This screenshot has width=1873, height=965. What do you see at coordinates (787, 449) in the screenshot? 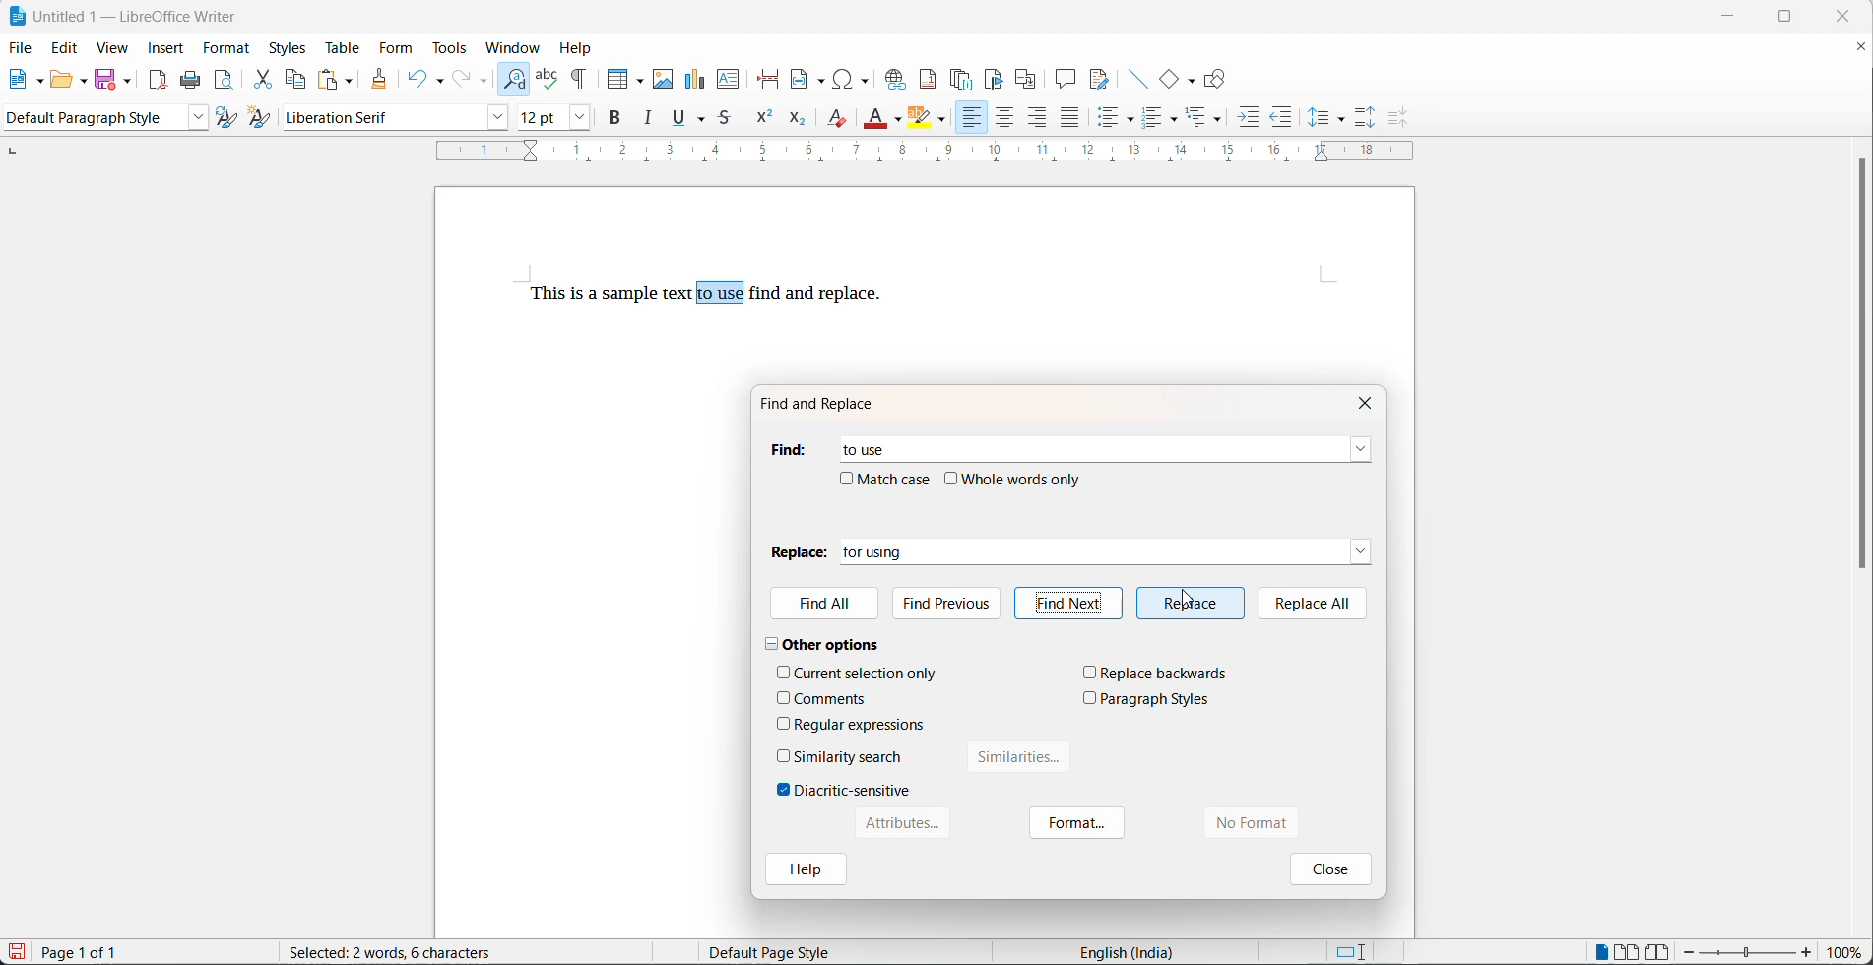
I see `find heading` at bounding box center [787, 449].